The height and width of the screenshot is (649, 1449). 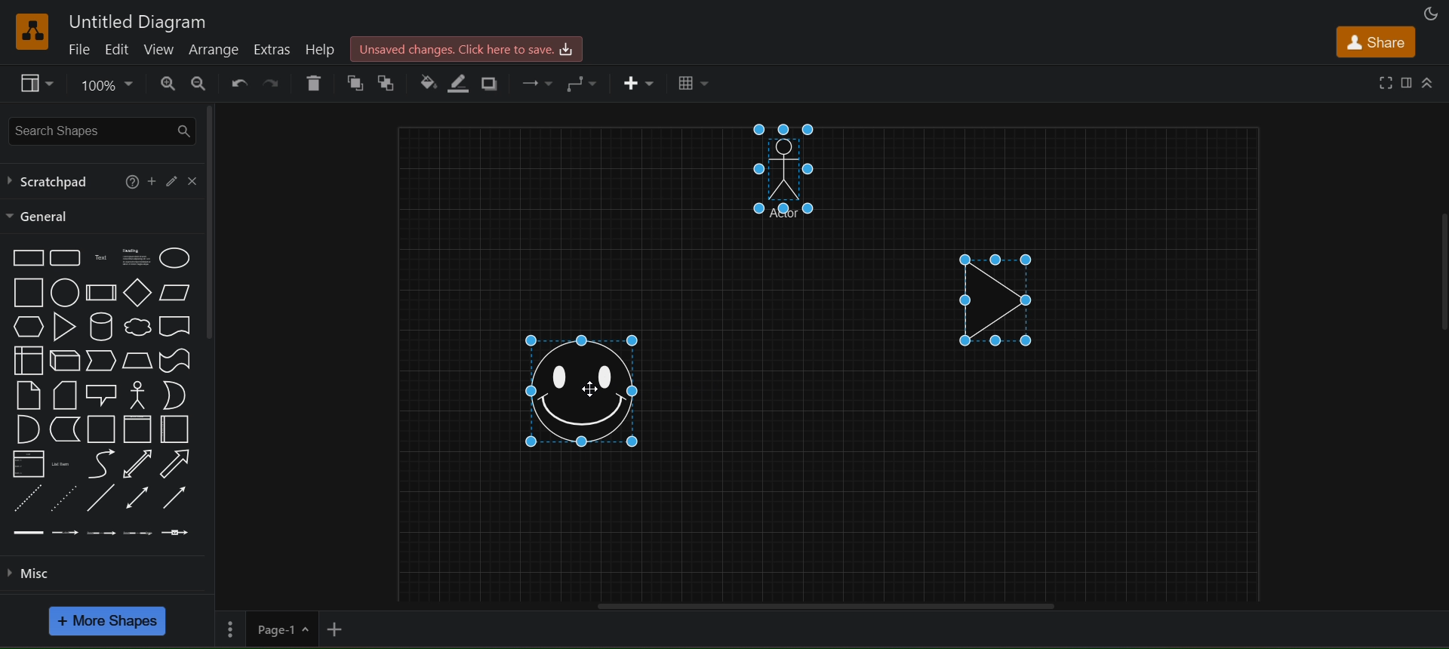 What do you see at coordinates (200, 85) in the screenshot?
I see `zoom out` at bounding box center [200, 85].